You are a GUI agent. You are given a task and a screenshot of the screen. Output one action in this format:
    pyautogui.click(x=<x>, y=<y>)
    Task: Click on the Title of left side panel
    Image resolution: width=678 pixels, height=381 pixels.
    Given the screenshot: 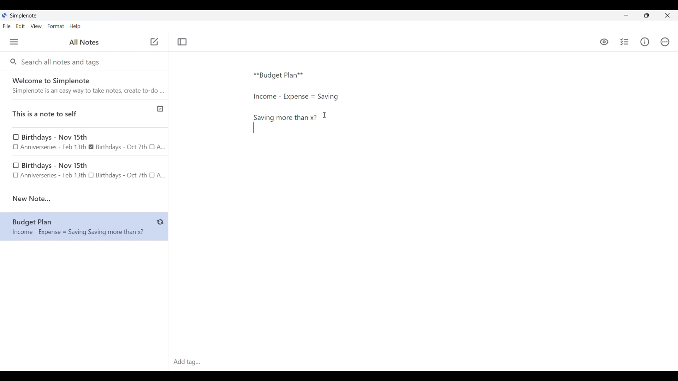 What is the action you would take?
    pyautogui.click(x=84, y=42)
    